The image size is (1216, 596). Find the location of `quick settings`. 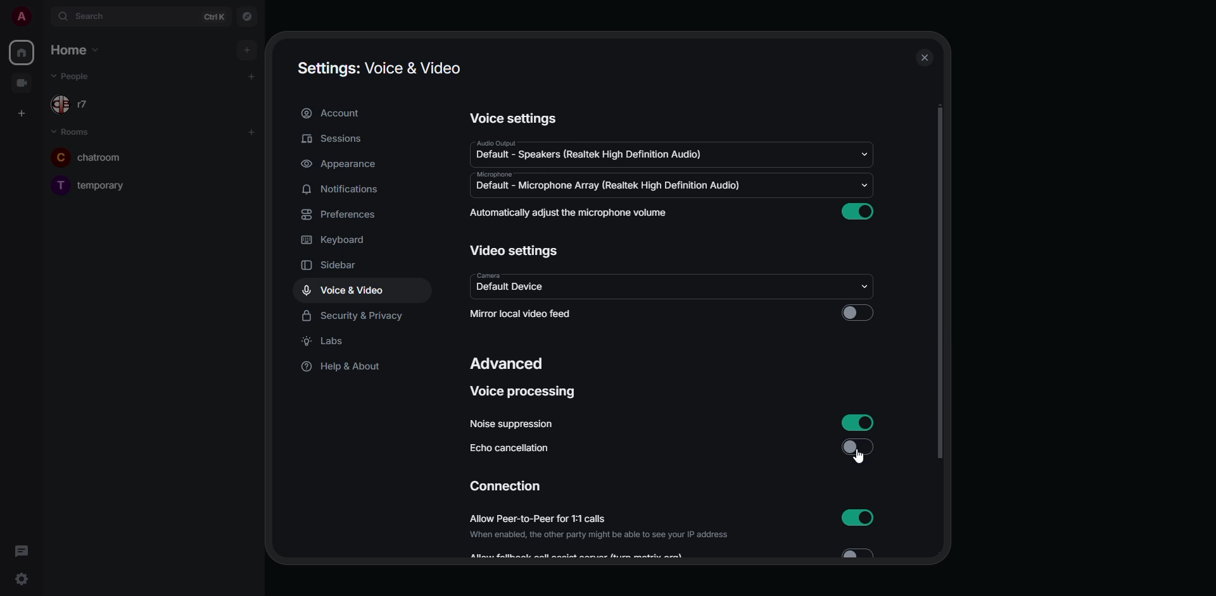

quick settings is located at coordinates (18, 578).